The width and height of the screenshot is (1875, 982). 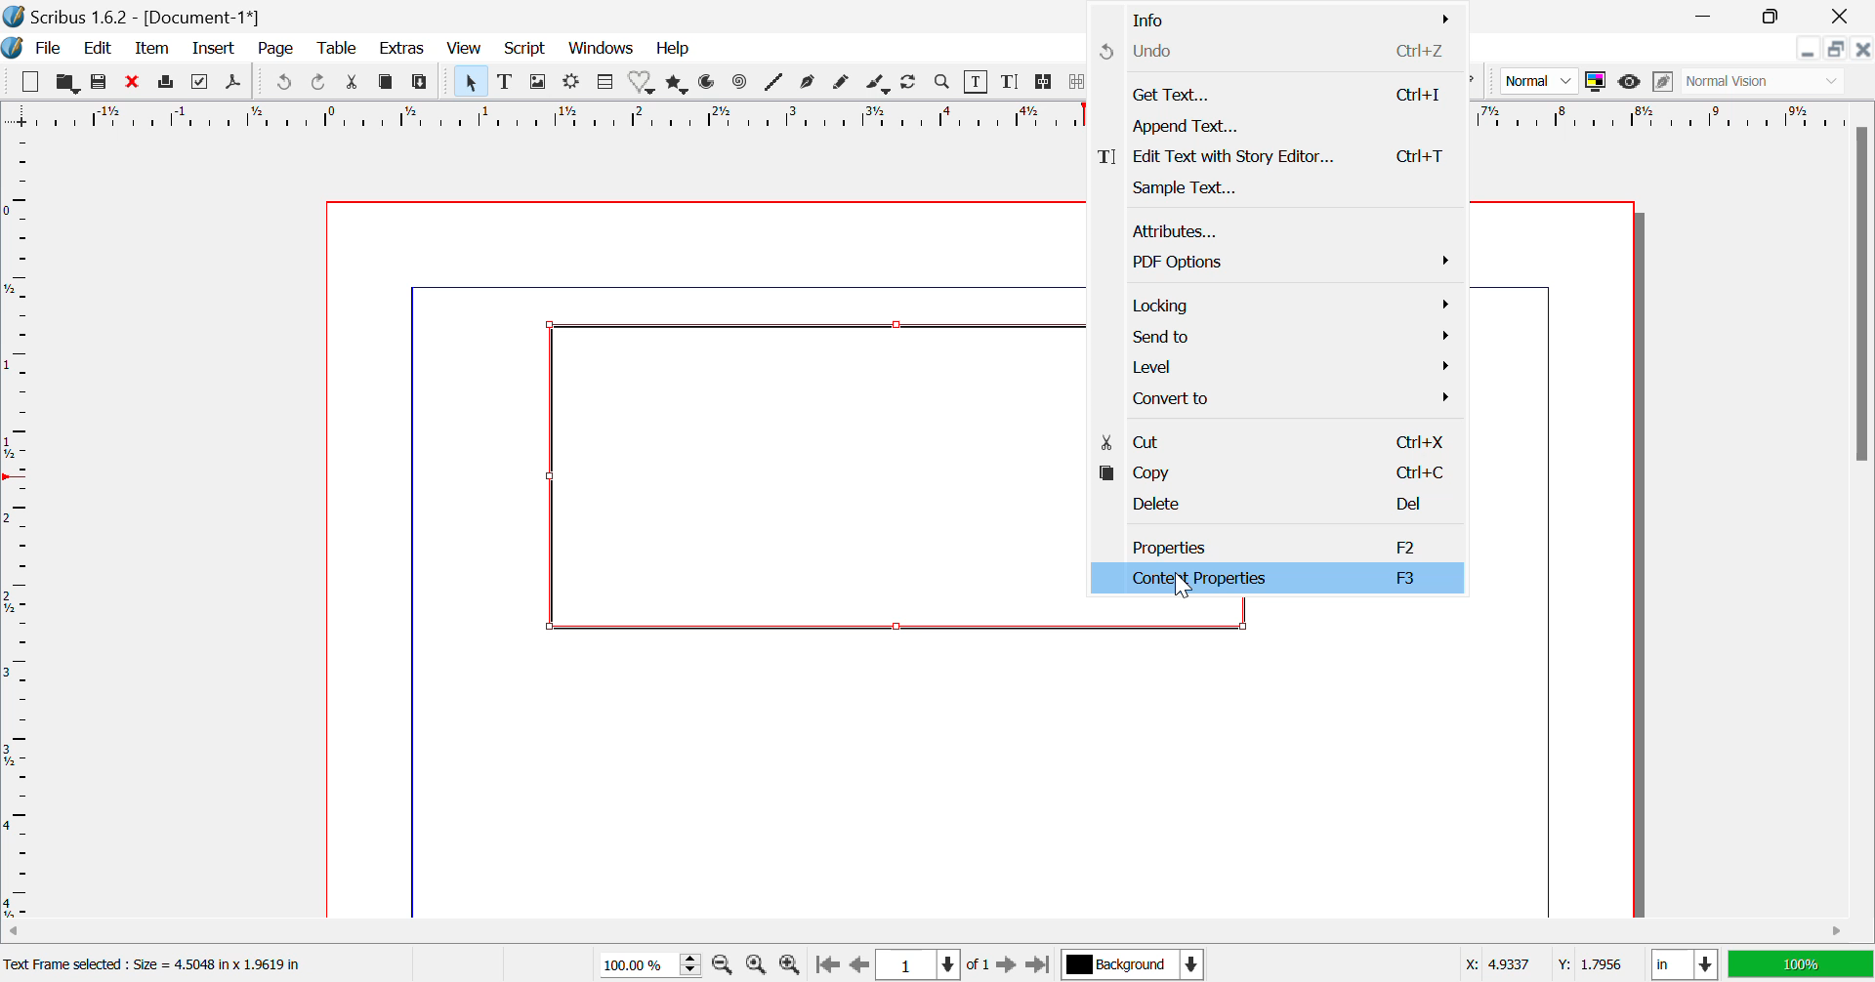 I want to click on Toggle Color Display, so click(x=1599, y=83).